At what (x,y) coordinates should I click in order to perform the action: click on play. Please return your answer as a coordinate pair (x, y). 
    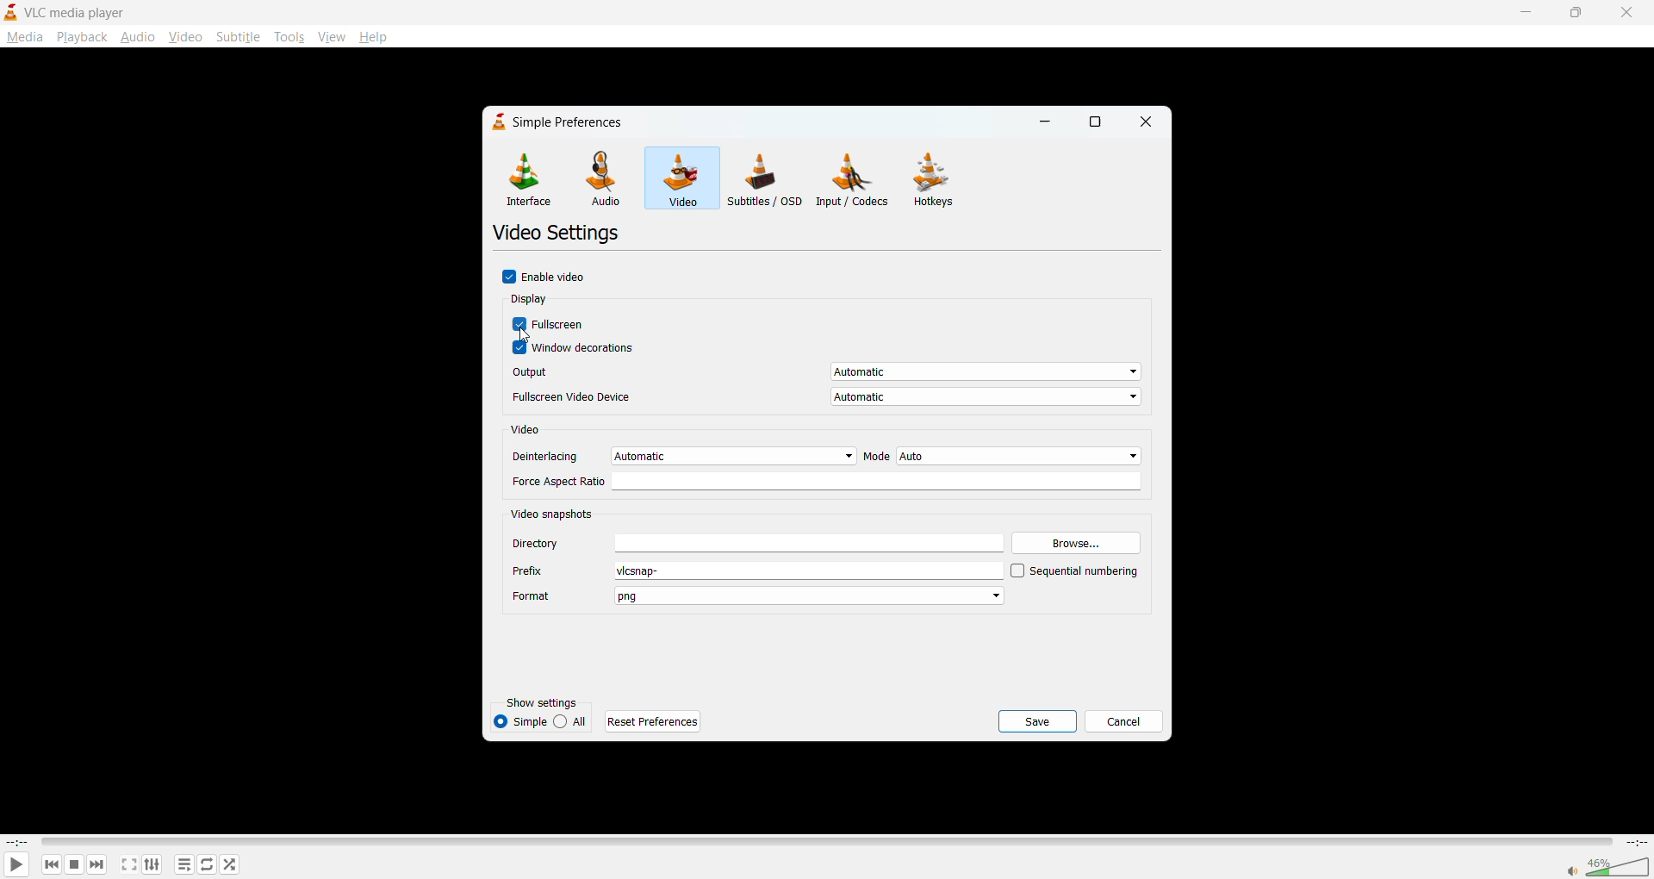
    Looking at the image, I should click on (15, 863).